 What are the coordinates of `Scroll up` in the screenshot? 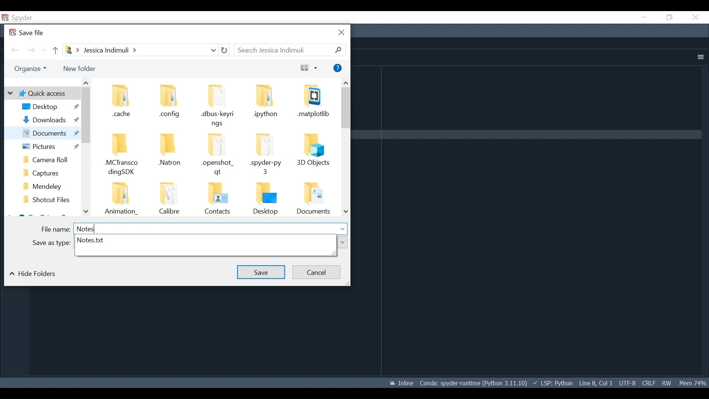 It's located at (86, 83).